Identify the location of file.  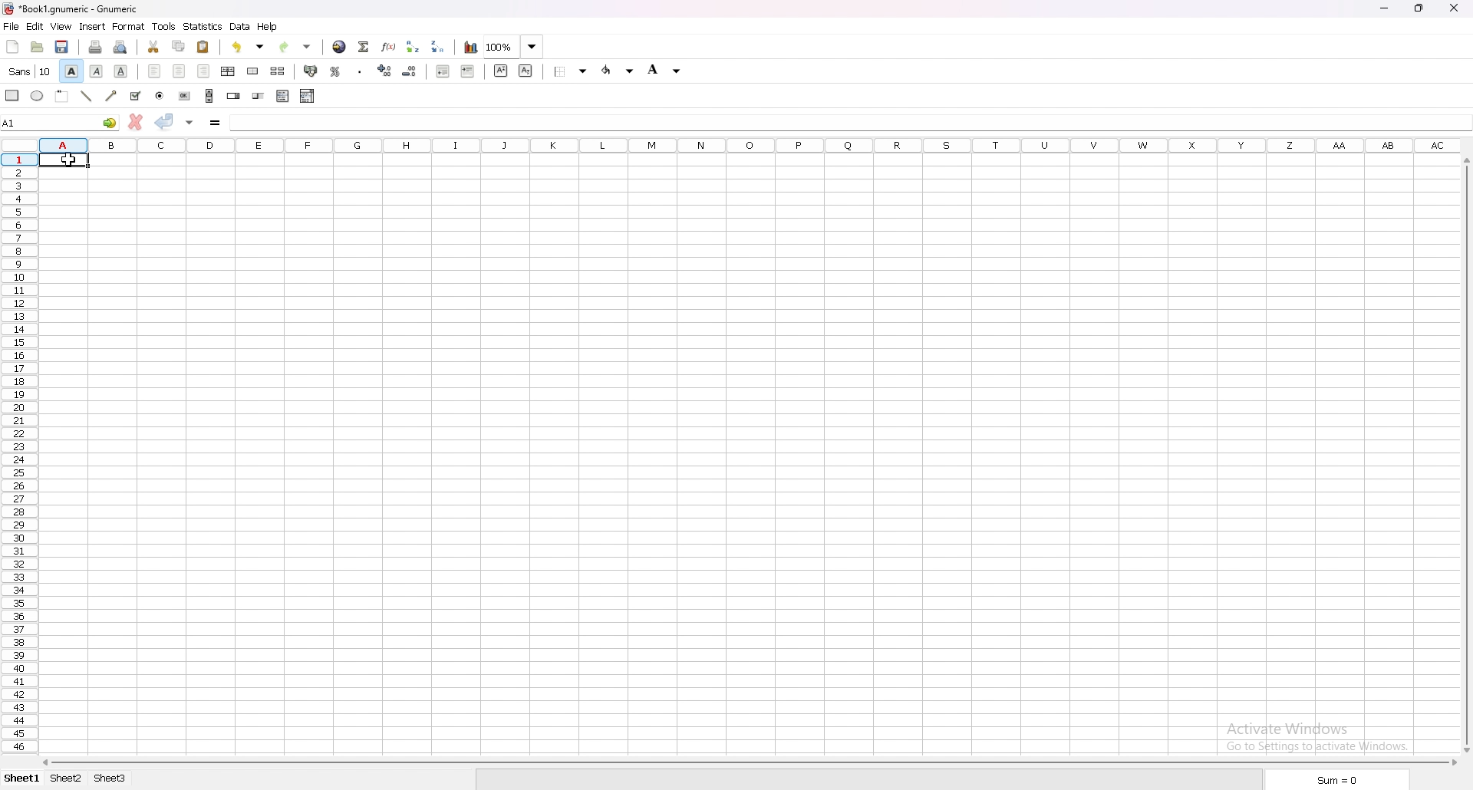
(11, 27).